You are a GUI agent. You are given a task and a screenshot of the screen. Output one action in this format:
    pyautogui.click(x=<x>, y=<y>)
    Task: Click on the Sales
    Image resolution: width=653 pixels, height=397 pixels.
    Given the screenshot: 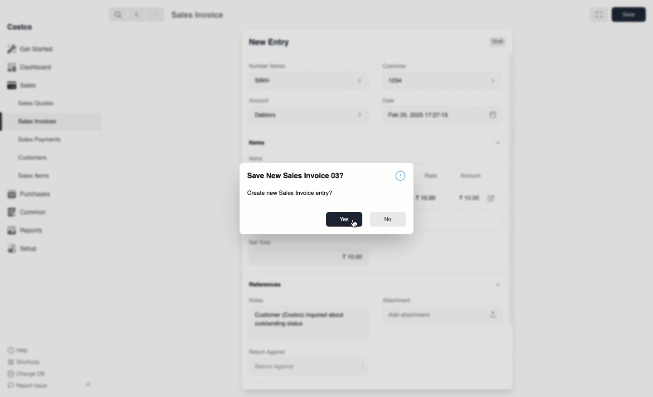 What is the action you would take?
    pyautogui.click(x=22, y=86)
    